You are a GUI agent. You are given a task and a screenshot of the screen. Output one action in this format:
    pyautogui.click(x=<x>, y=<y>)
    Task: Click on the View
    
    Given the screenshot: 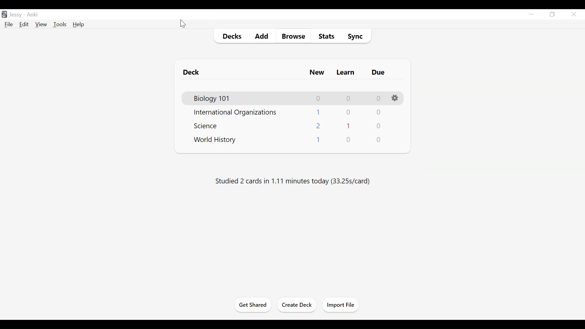 What is the action you would take?
    pyautogui.click(x=41, y=24)
    